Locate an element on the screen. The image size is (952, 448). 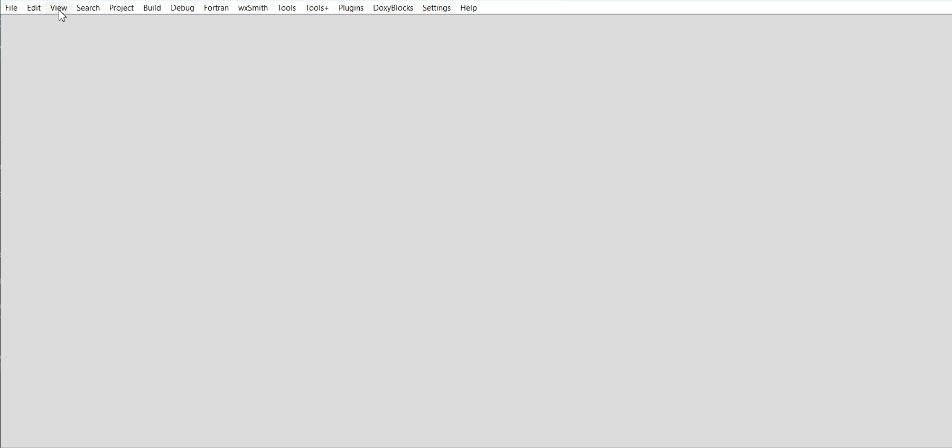
Settings is located at coordinates (436, 8).